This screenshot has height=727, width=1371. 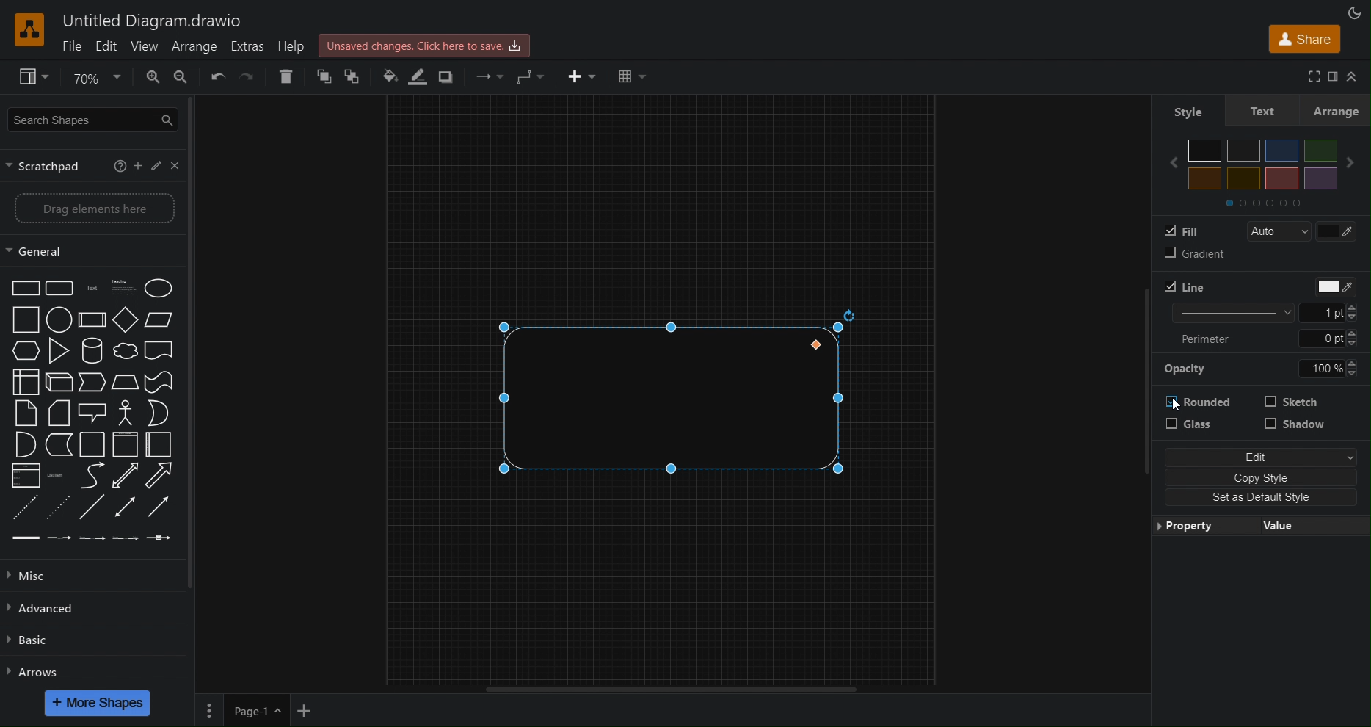 I want to click on Send Front, so click(x=322, y=79).